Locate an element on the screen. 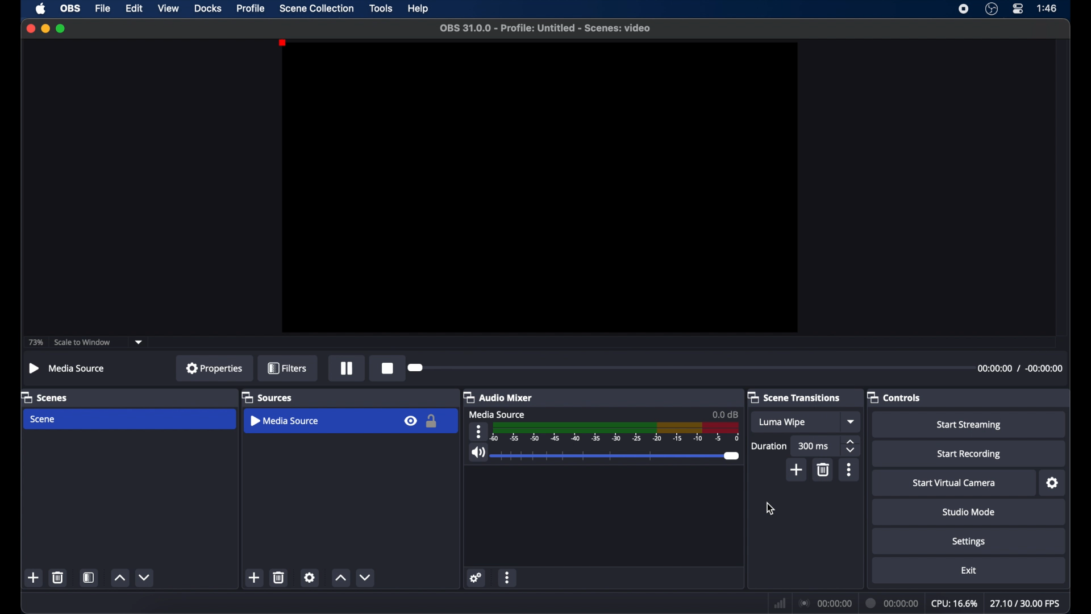  obs is located at coordinates (71, 9).